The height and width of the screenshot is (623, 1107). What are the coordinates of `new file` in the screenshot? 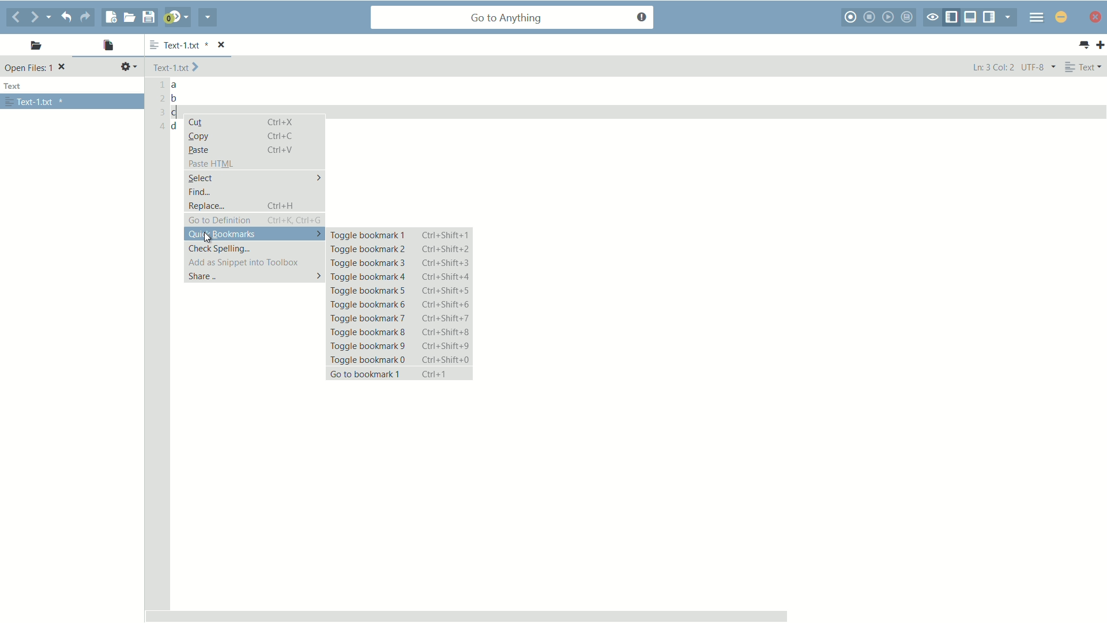 It's located at (110, 17).